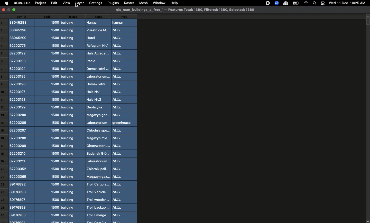 The image size is (370, 223). I want to click on Settings, so click(95, 3).